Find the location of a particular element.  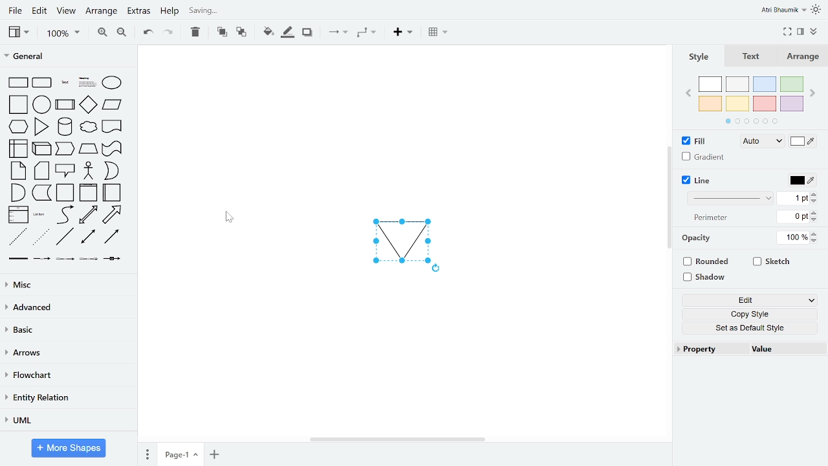

rotate diagram is located at coordinates (439, 270).